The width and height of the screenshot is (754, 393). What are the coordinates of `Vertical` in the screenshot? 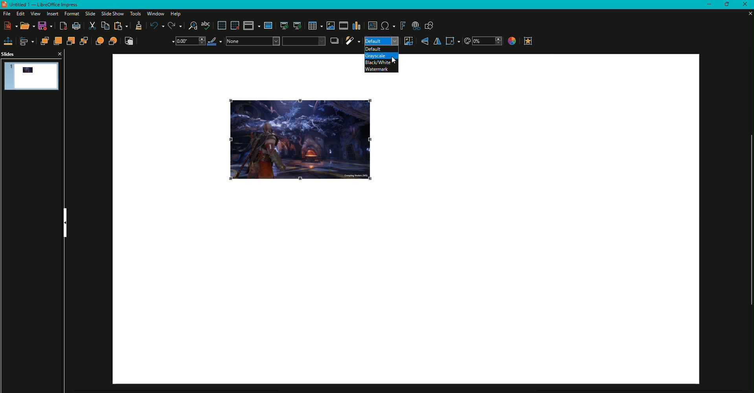 It's located at (425, 41).